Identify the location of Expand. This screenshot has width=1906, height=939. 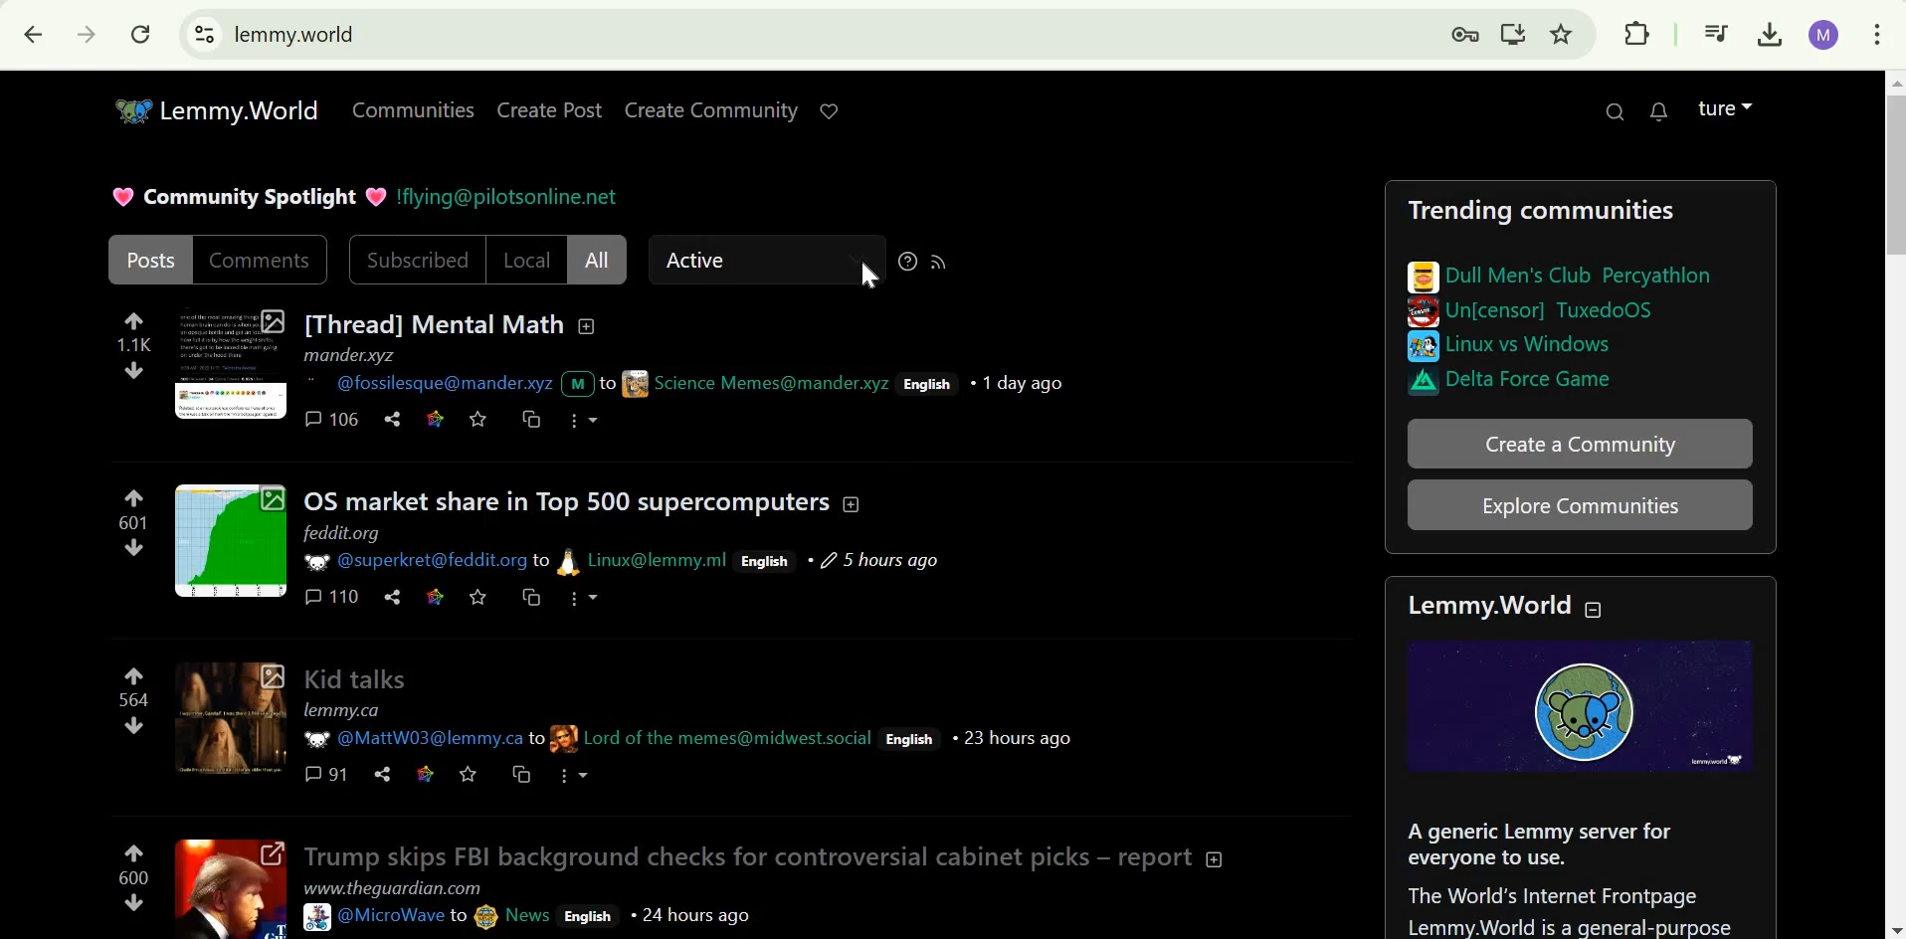
(232, 540).